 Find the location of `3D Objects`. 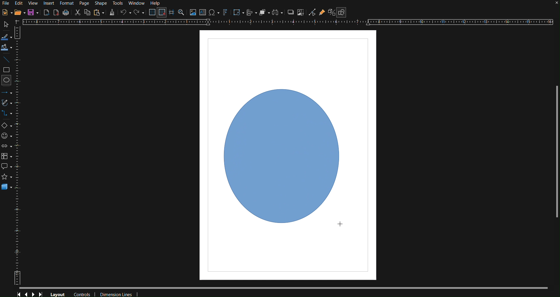

3D Objects is located at coordinates (7, 187).